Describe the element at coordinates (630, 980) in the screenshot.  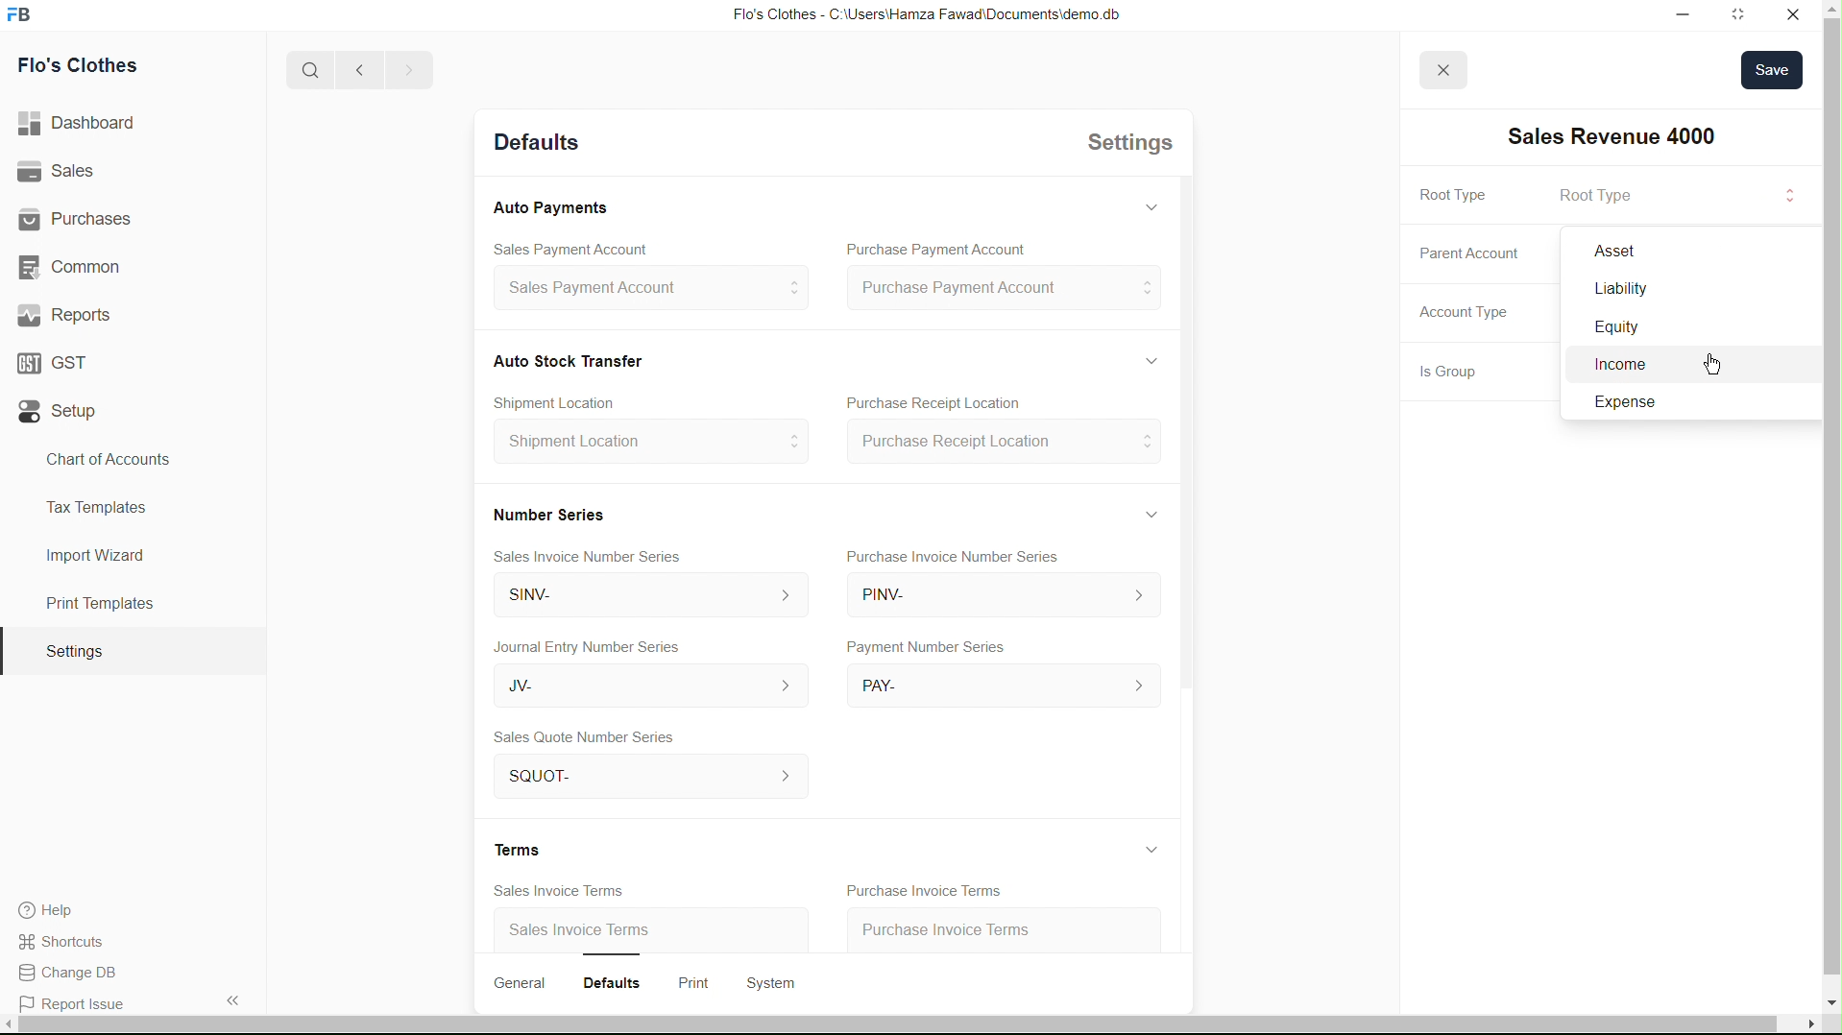
I see `Defaults` at that location.